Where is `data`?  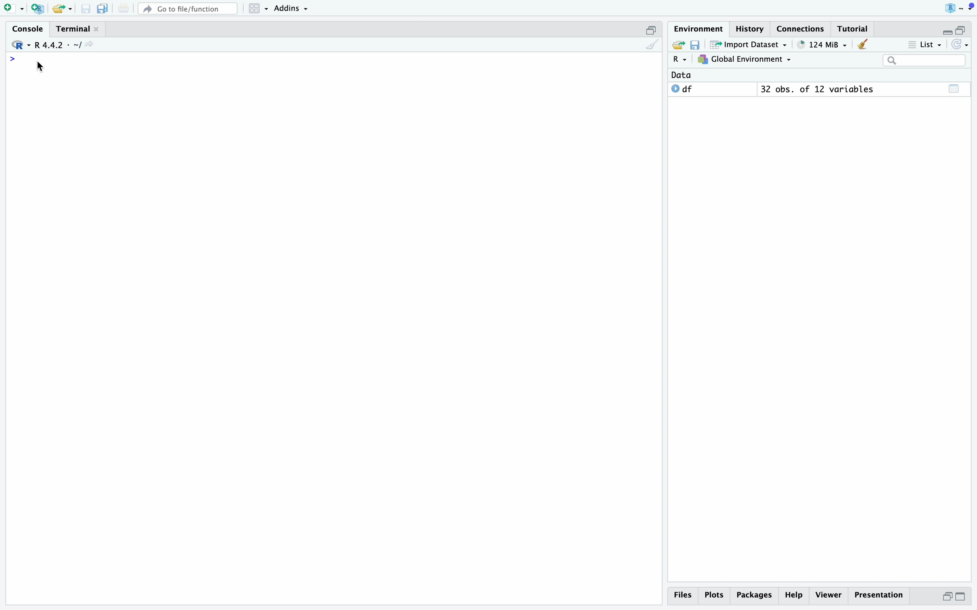 data is located at coordinates (681, 75).